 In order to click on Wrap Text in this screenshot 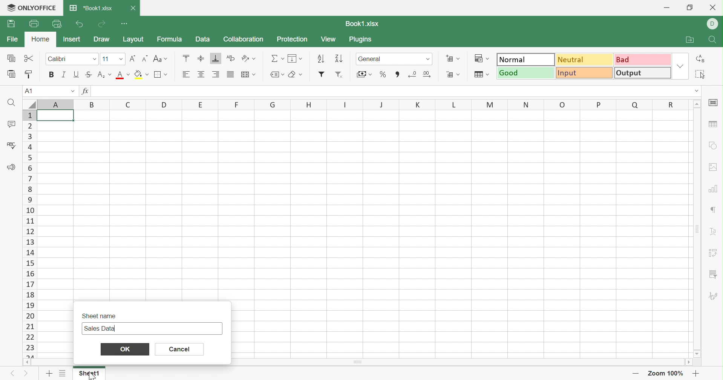, I will do `click(230, 58)`.